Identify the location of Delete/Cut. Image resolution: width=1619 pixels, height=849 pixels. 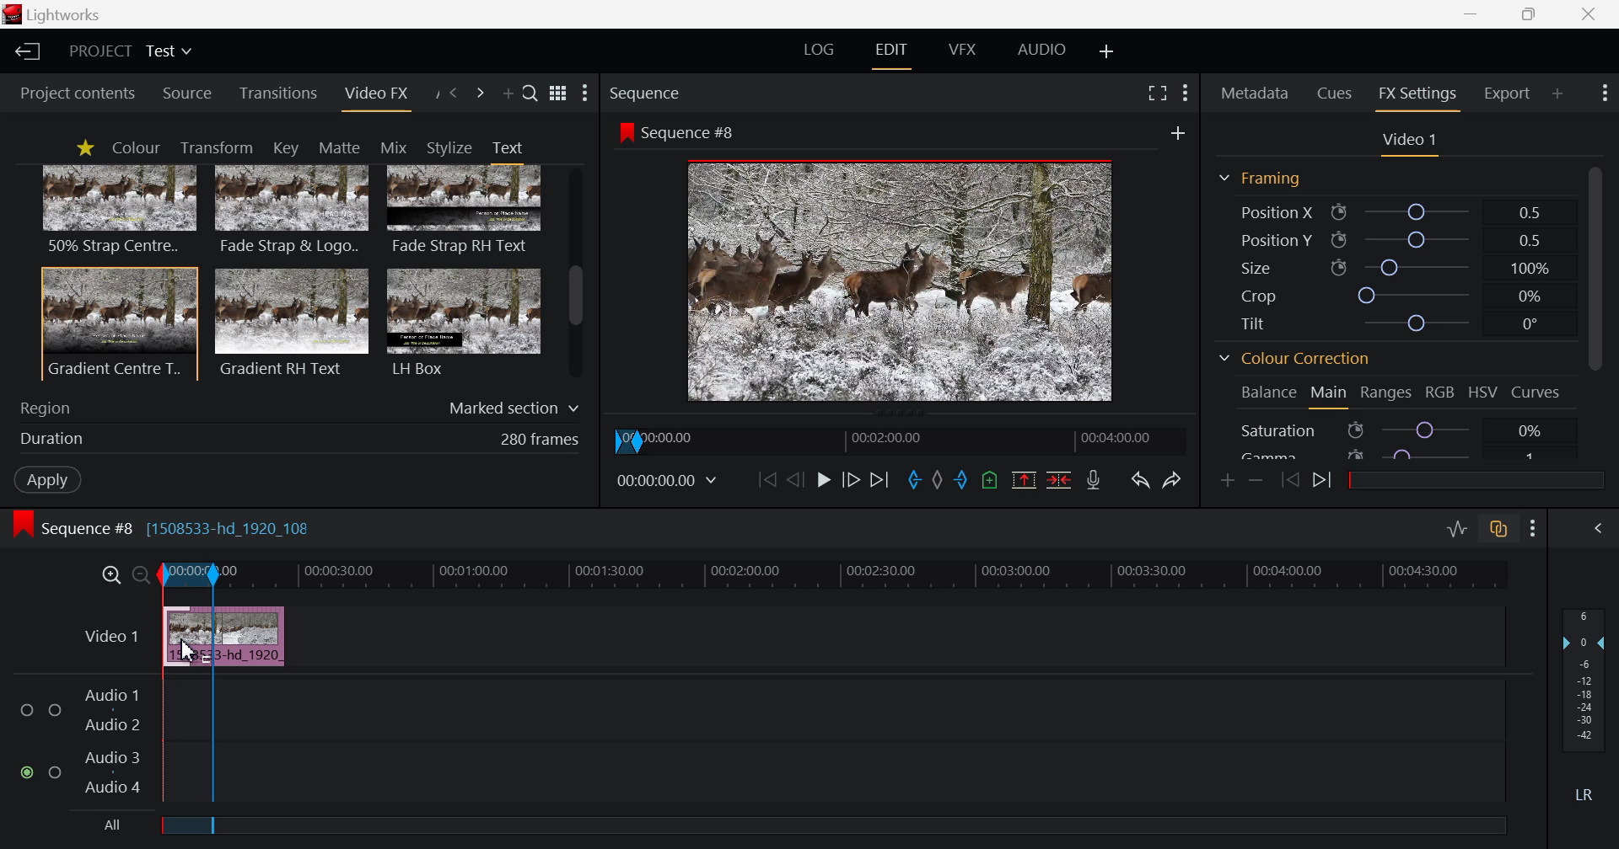
(1059, 482).